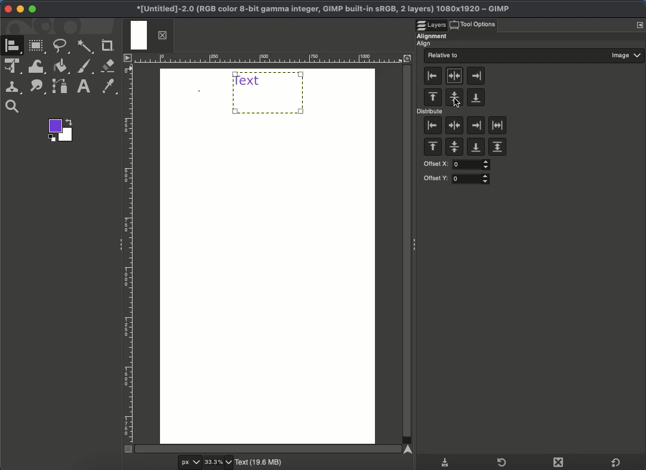 The image size is (646, 470). Describe the element at coordinates (269, 92) in the screenshot. I see `Aligned ` at that location.